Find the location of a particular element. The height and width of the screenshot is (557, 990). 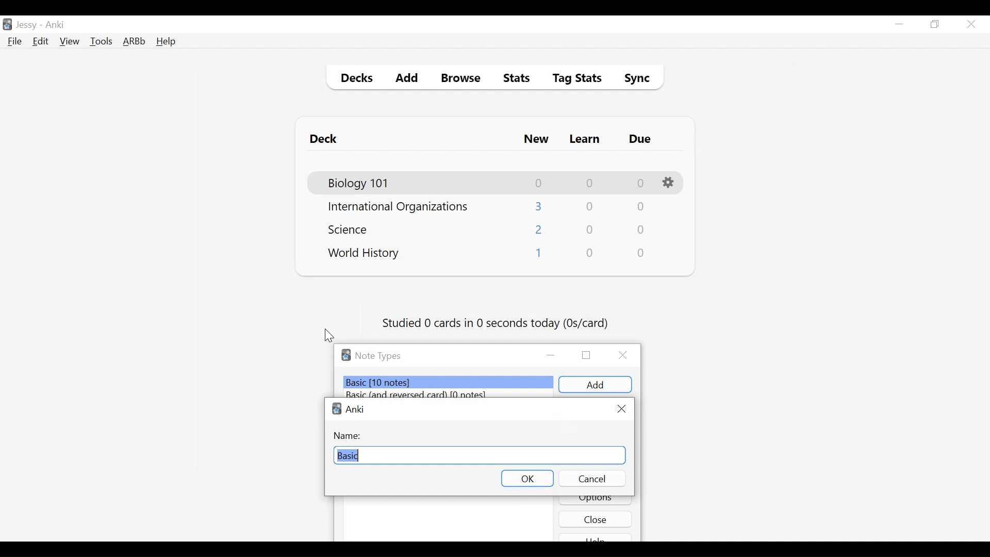

Tools is located at coordinates (101, 41).